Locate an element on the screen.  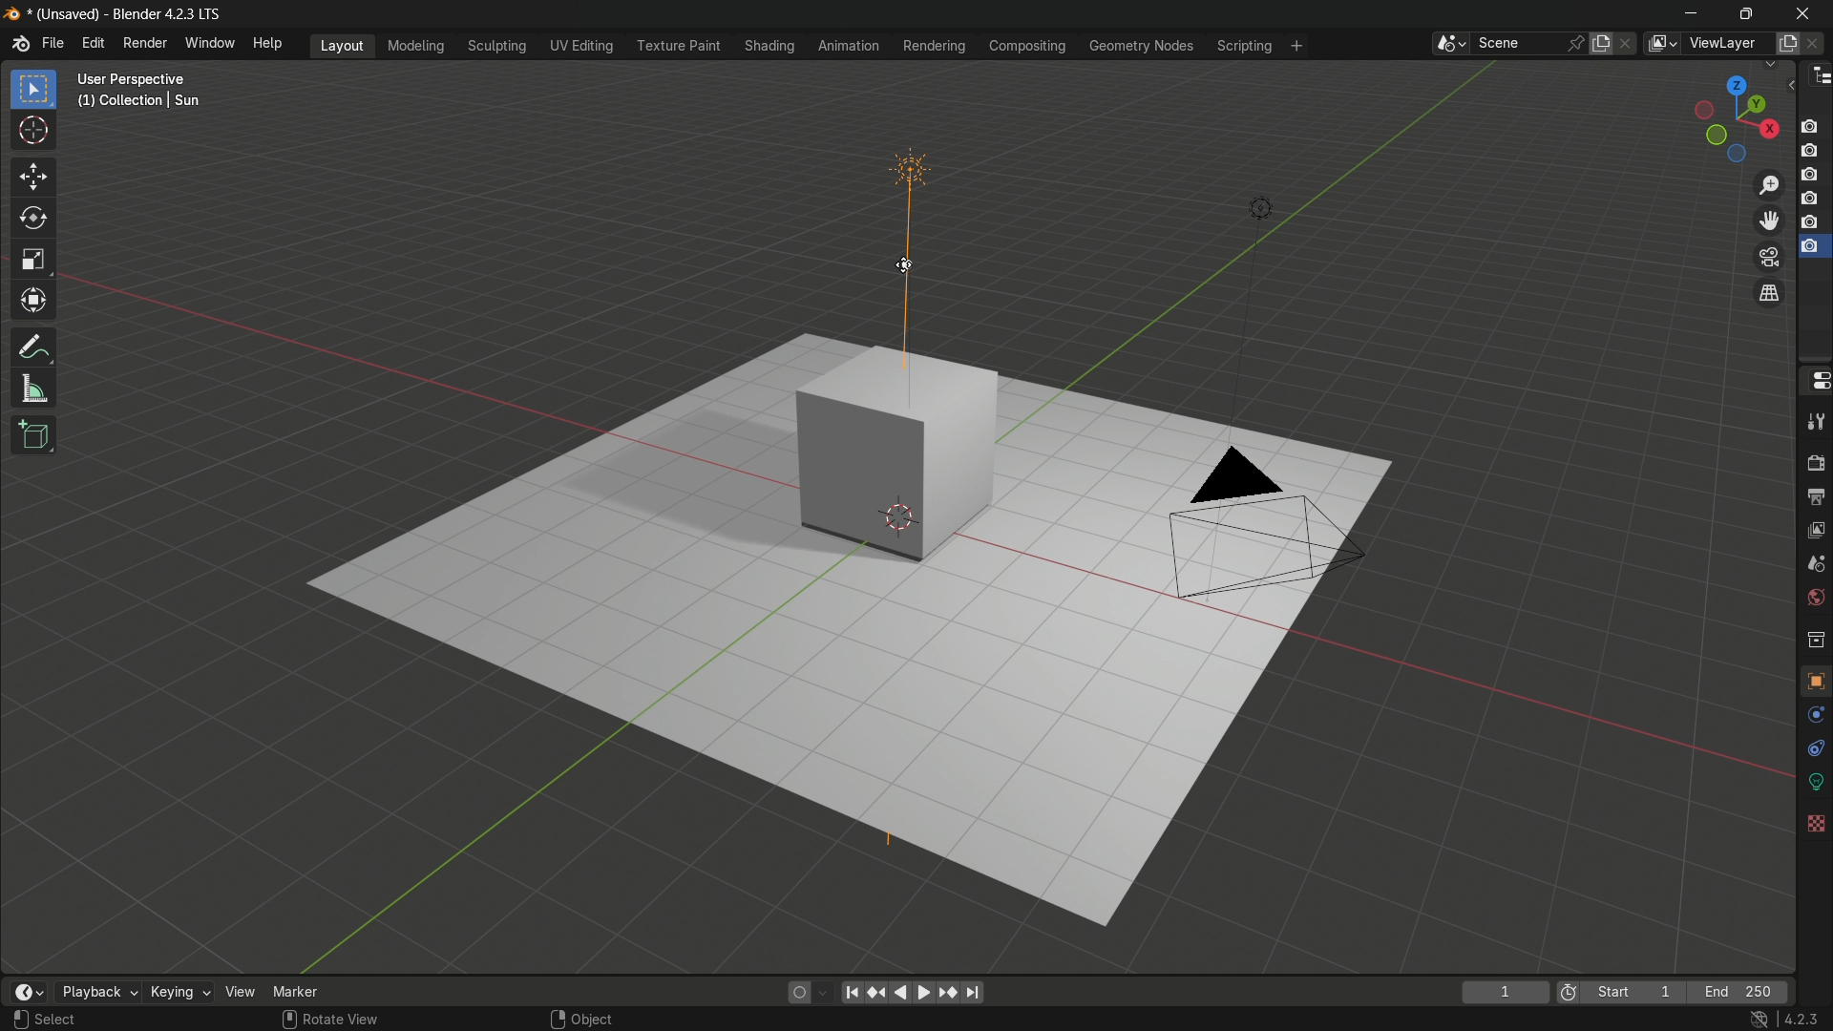
start 1 is located at coordinates (1635, 990).